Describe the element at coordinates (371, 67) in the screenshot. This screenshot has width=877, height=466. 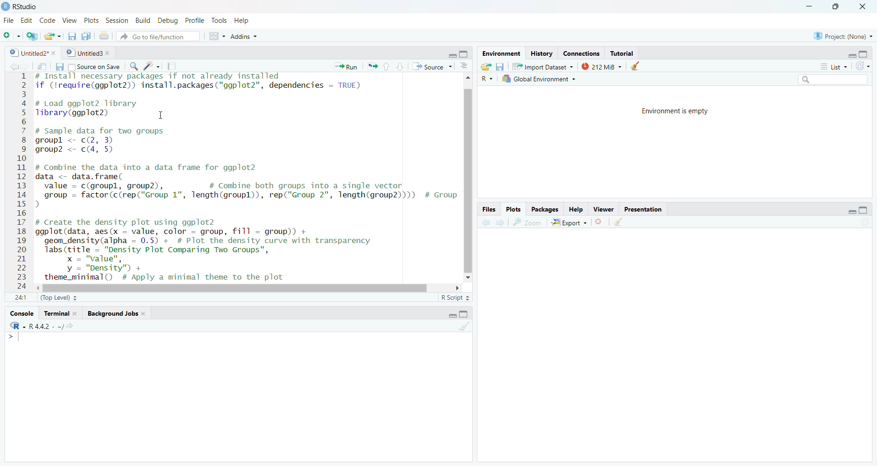
I see `arrows` at that location.